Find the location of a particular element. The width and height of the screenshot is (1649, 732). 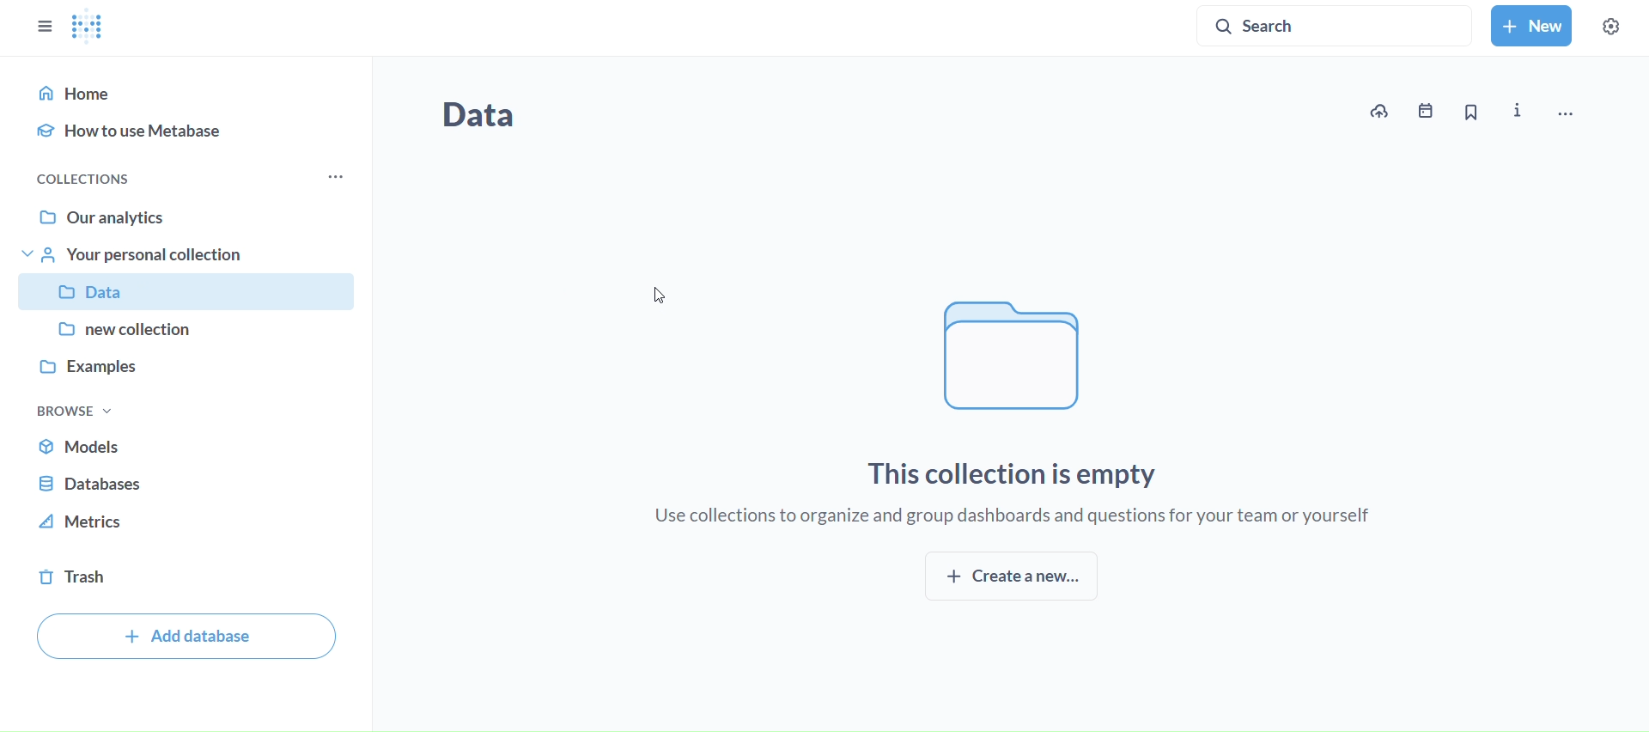

data is located at coordinates (486, 115).